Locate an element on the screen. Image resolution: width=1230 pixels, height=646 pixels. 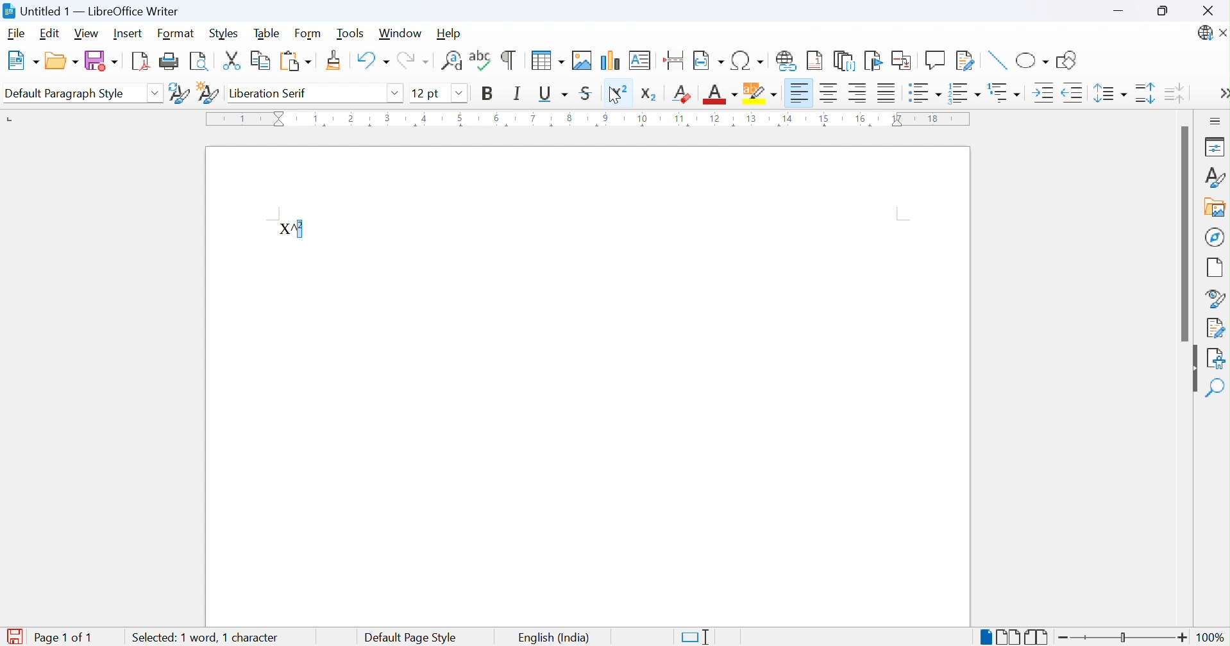
Superscript is located at coordinates (616, 92).